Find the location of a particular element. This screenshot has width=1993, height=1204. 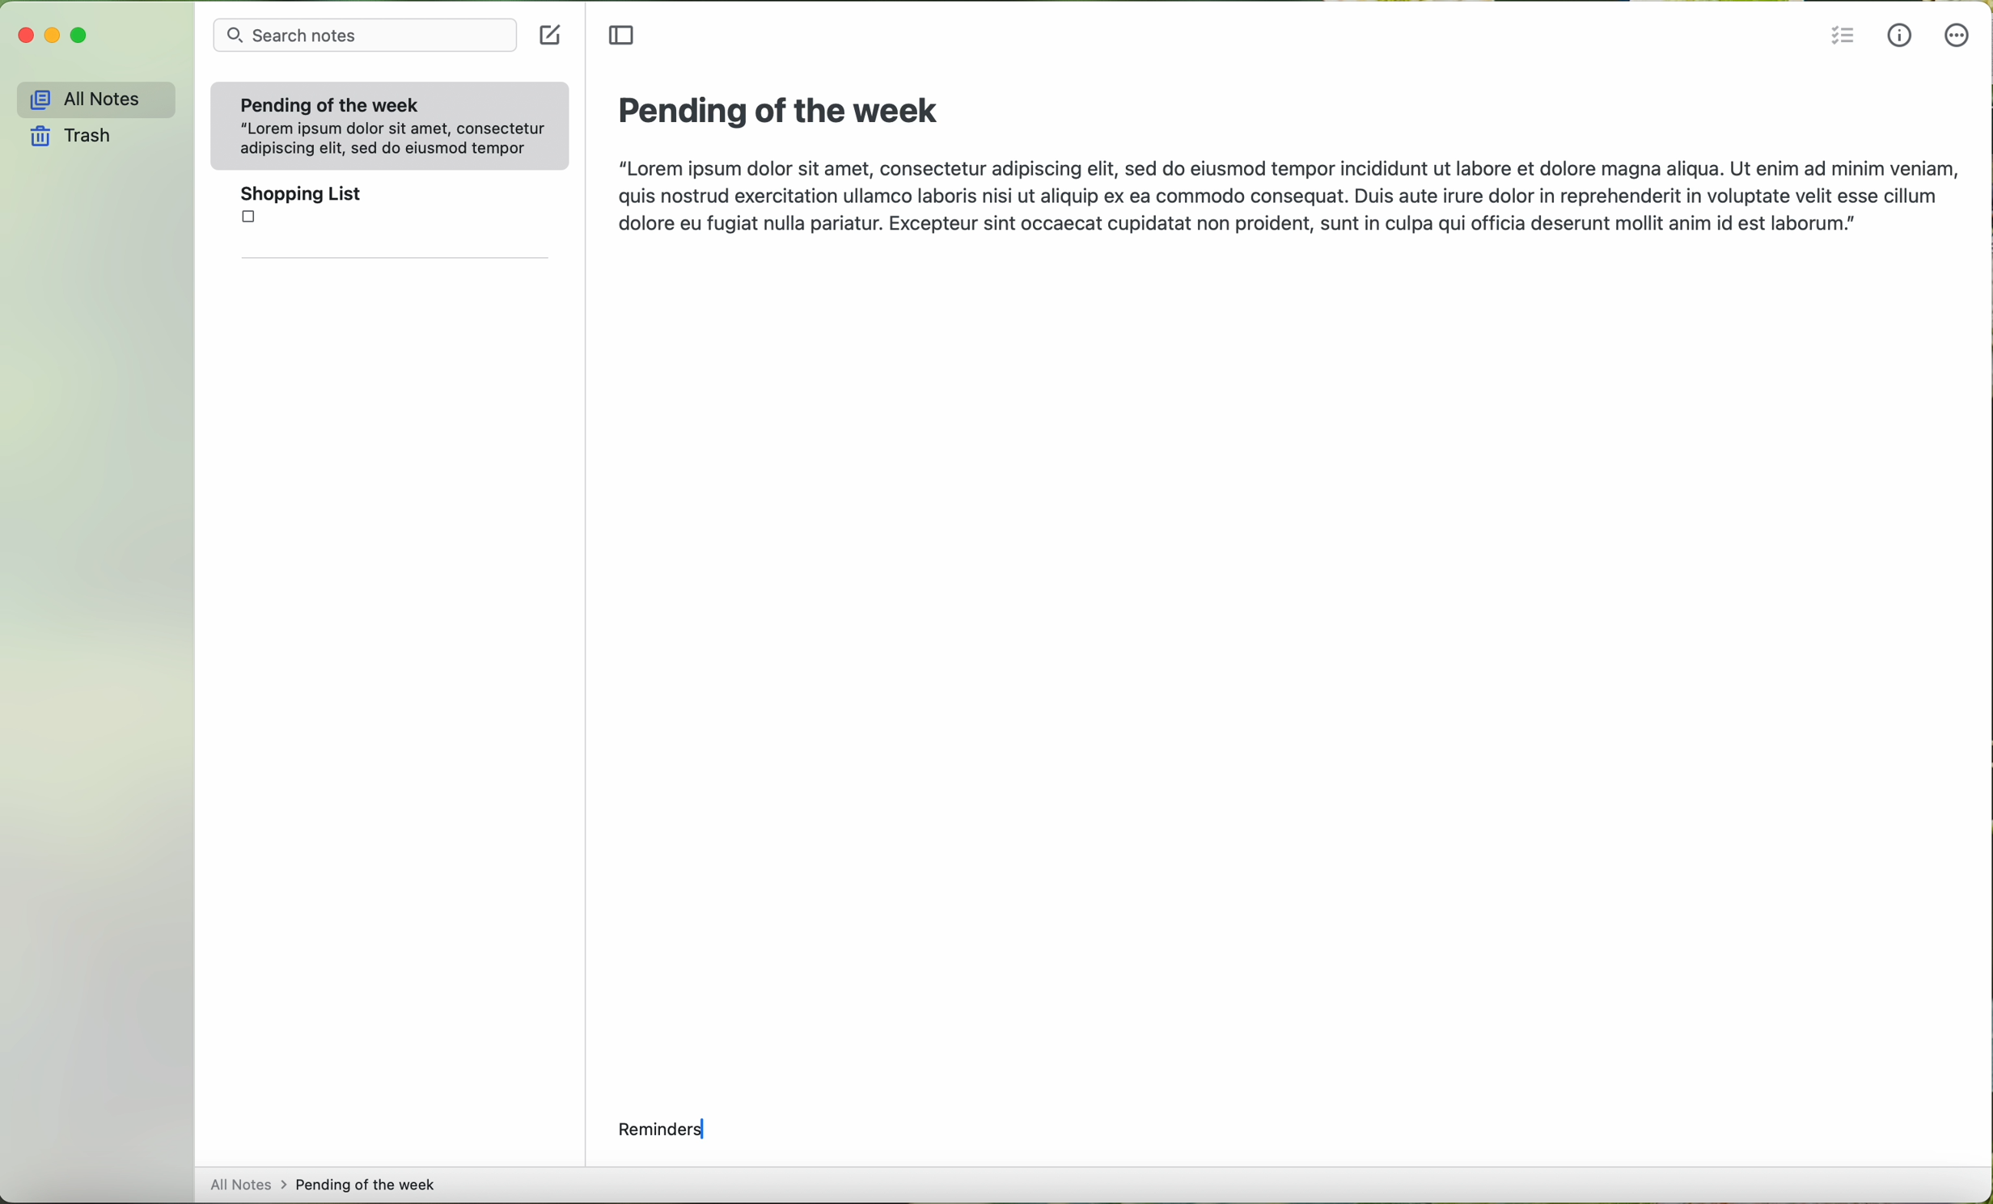

create a note is located at coordinates (554, 36).